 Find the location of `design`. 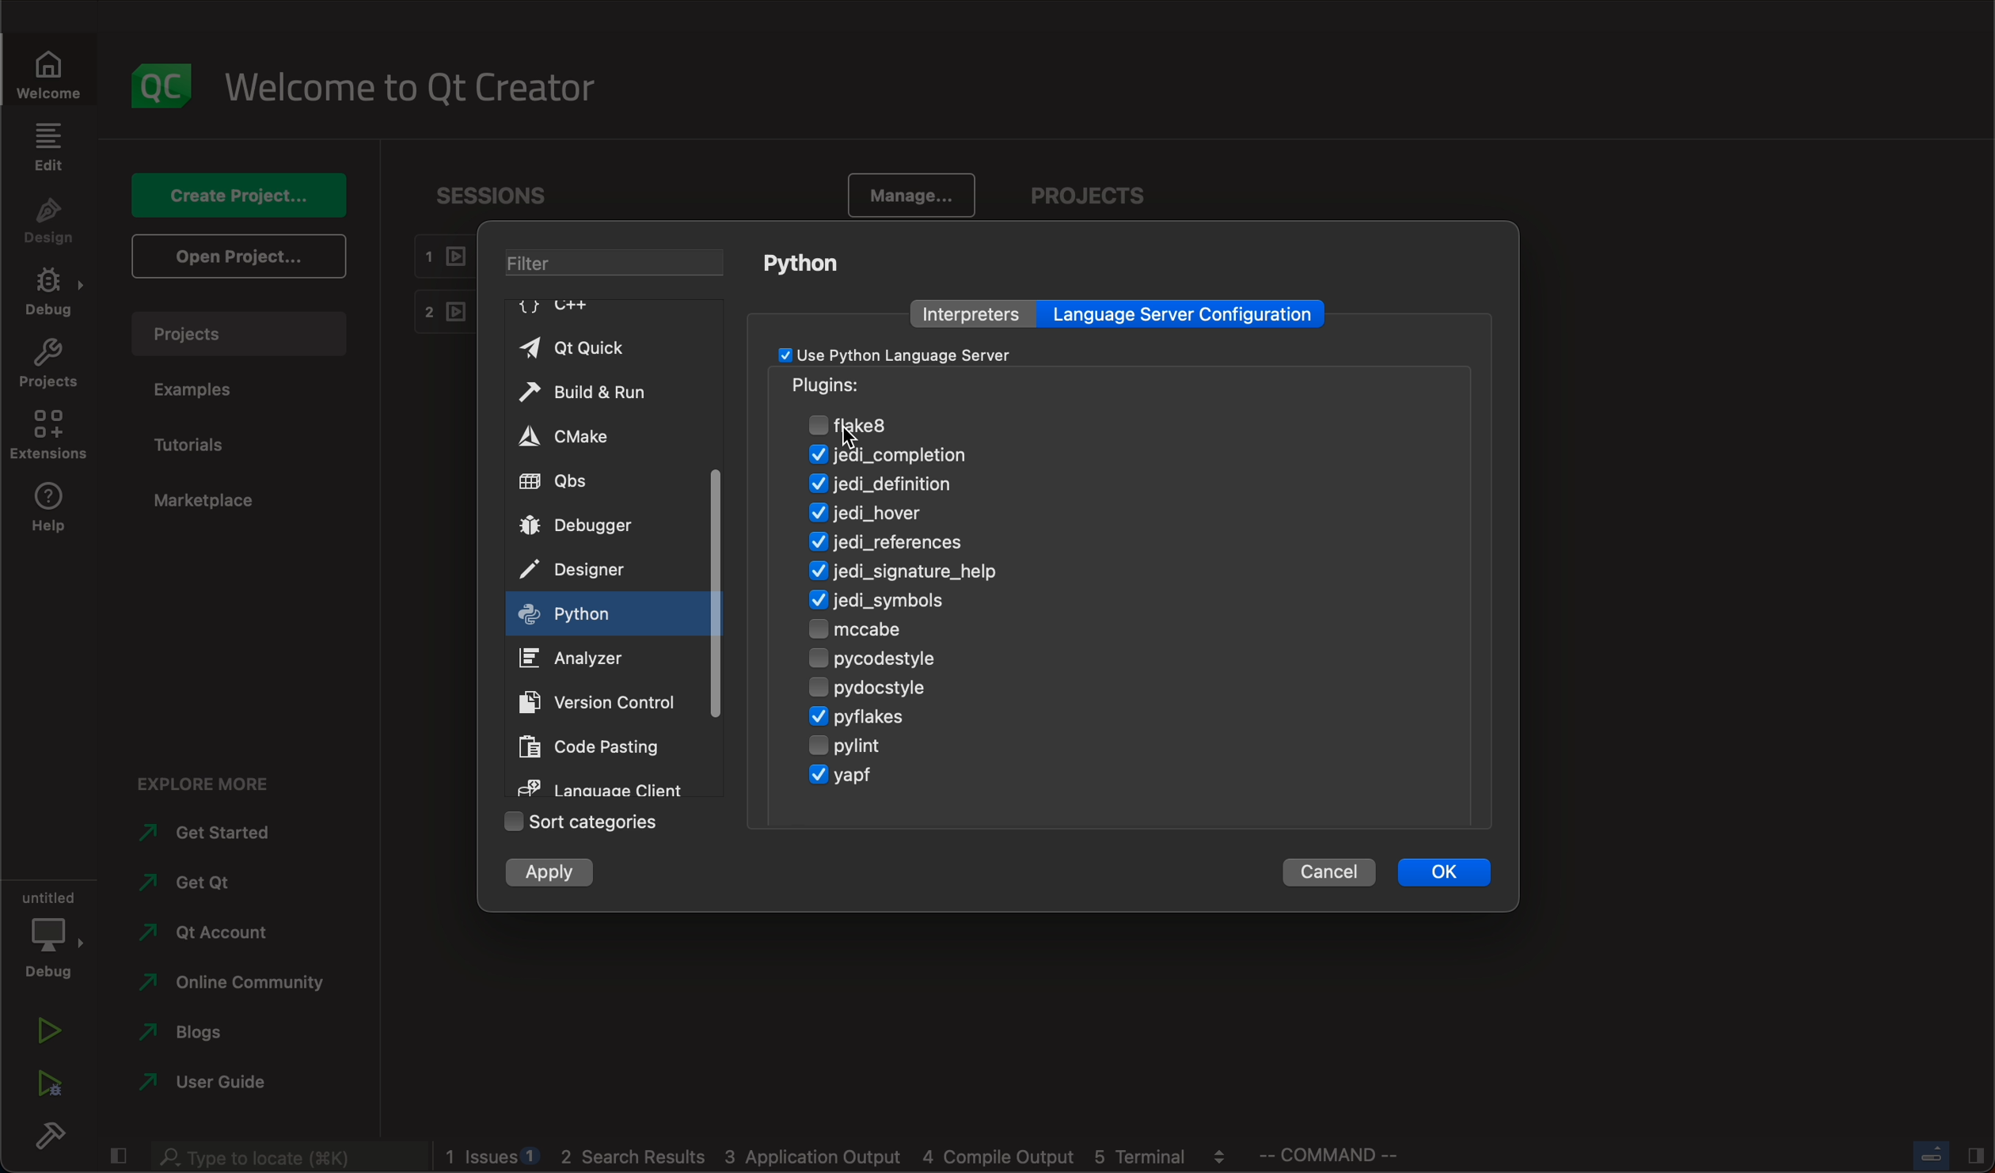

design is located at coordinates (44, 222).